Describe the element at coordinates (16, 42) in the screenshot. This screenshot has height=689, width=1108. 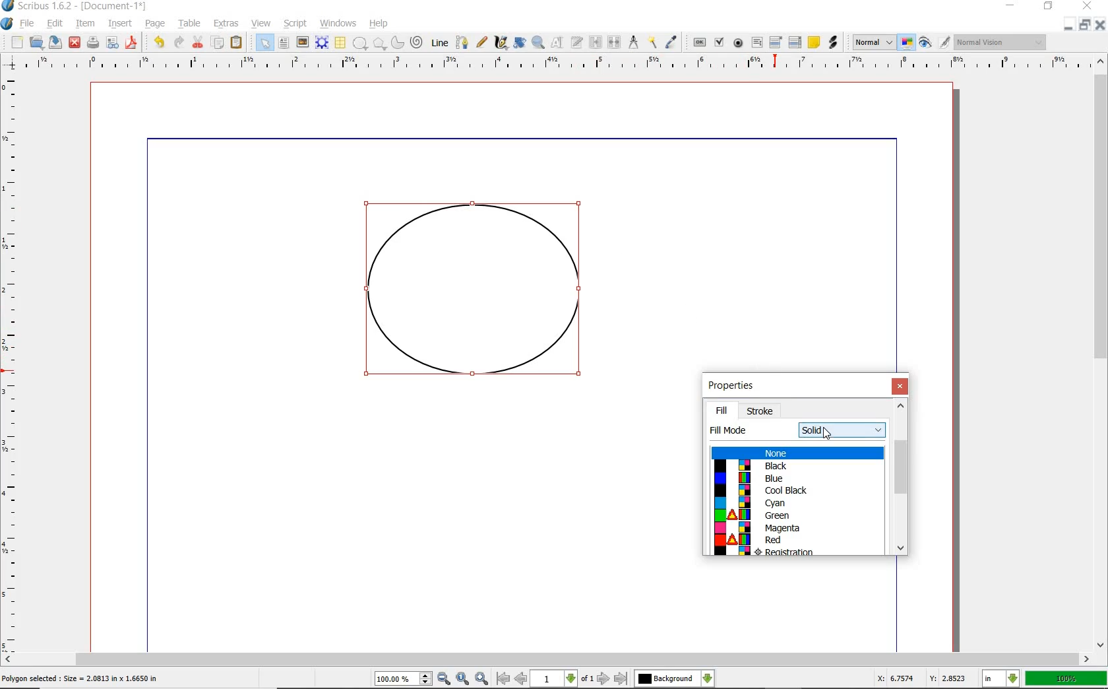
I see `NEW` at that location.